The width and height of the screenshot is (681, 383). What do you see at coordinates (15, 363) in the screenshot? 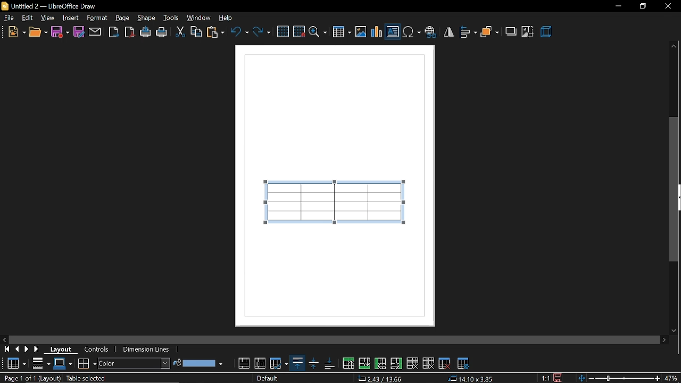
I see `Table` at bounding box center [15, 363].